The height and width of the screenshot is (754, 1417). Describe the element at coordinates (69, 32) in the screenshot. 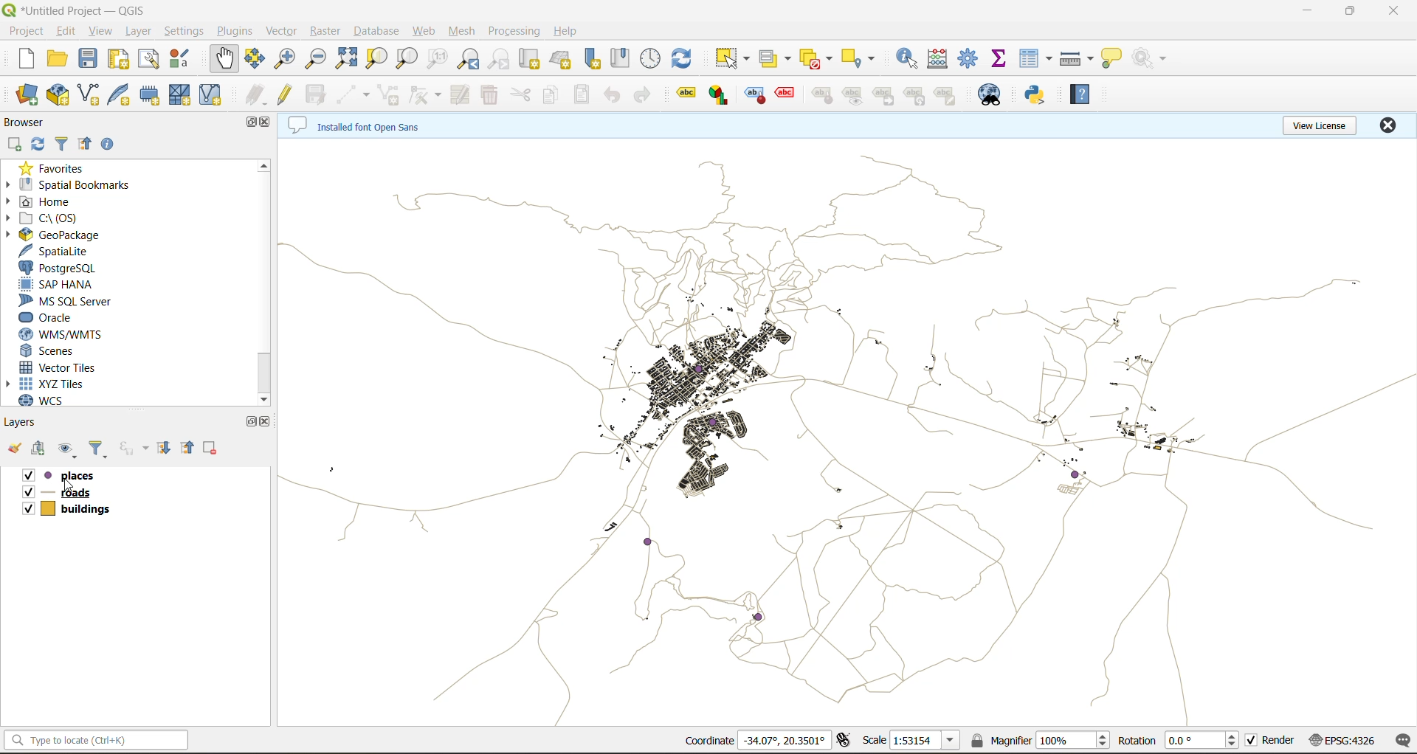

I see `edit` at that location.